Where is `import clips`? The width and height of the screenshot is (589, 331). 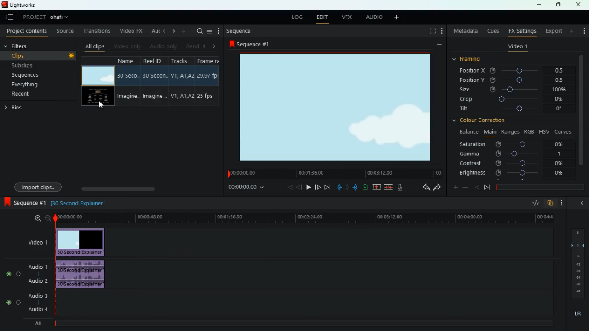
import clips is located at coordinates (40, 186).